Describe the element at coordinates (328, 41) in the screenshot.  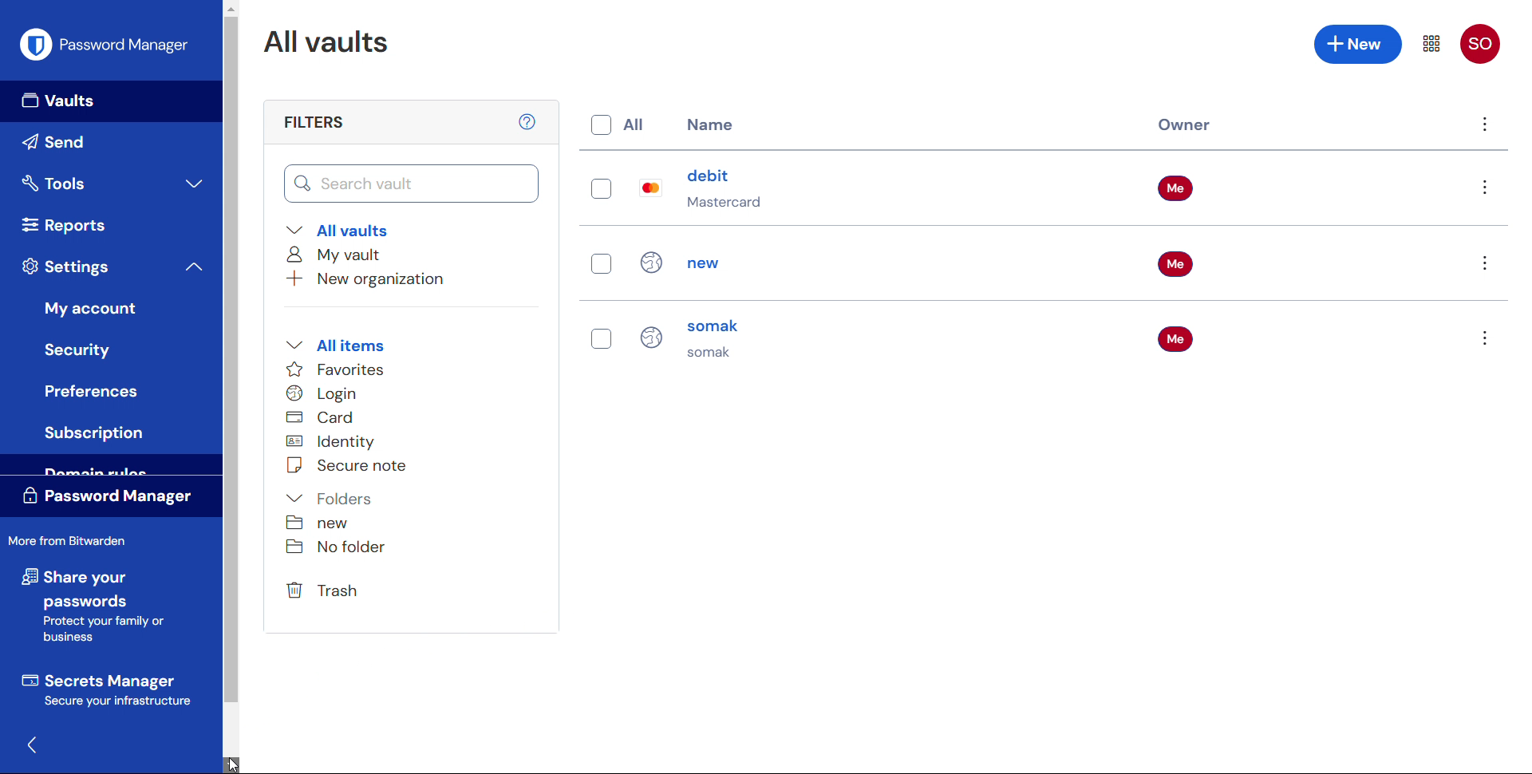
I see `All vaults ` at that location.